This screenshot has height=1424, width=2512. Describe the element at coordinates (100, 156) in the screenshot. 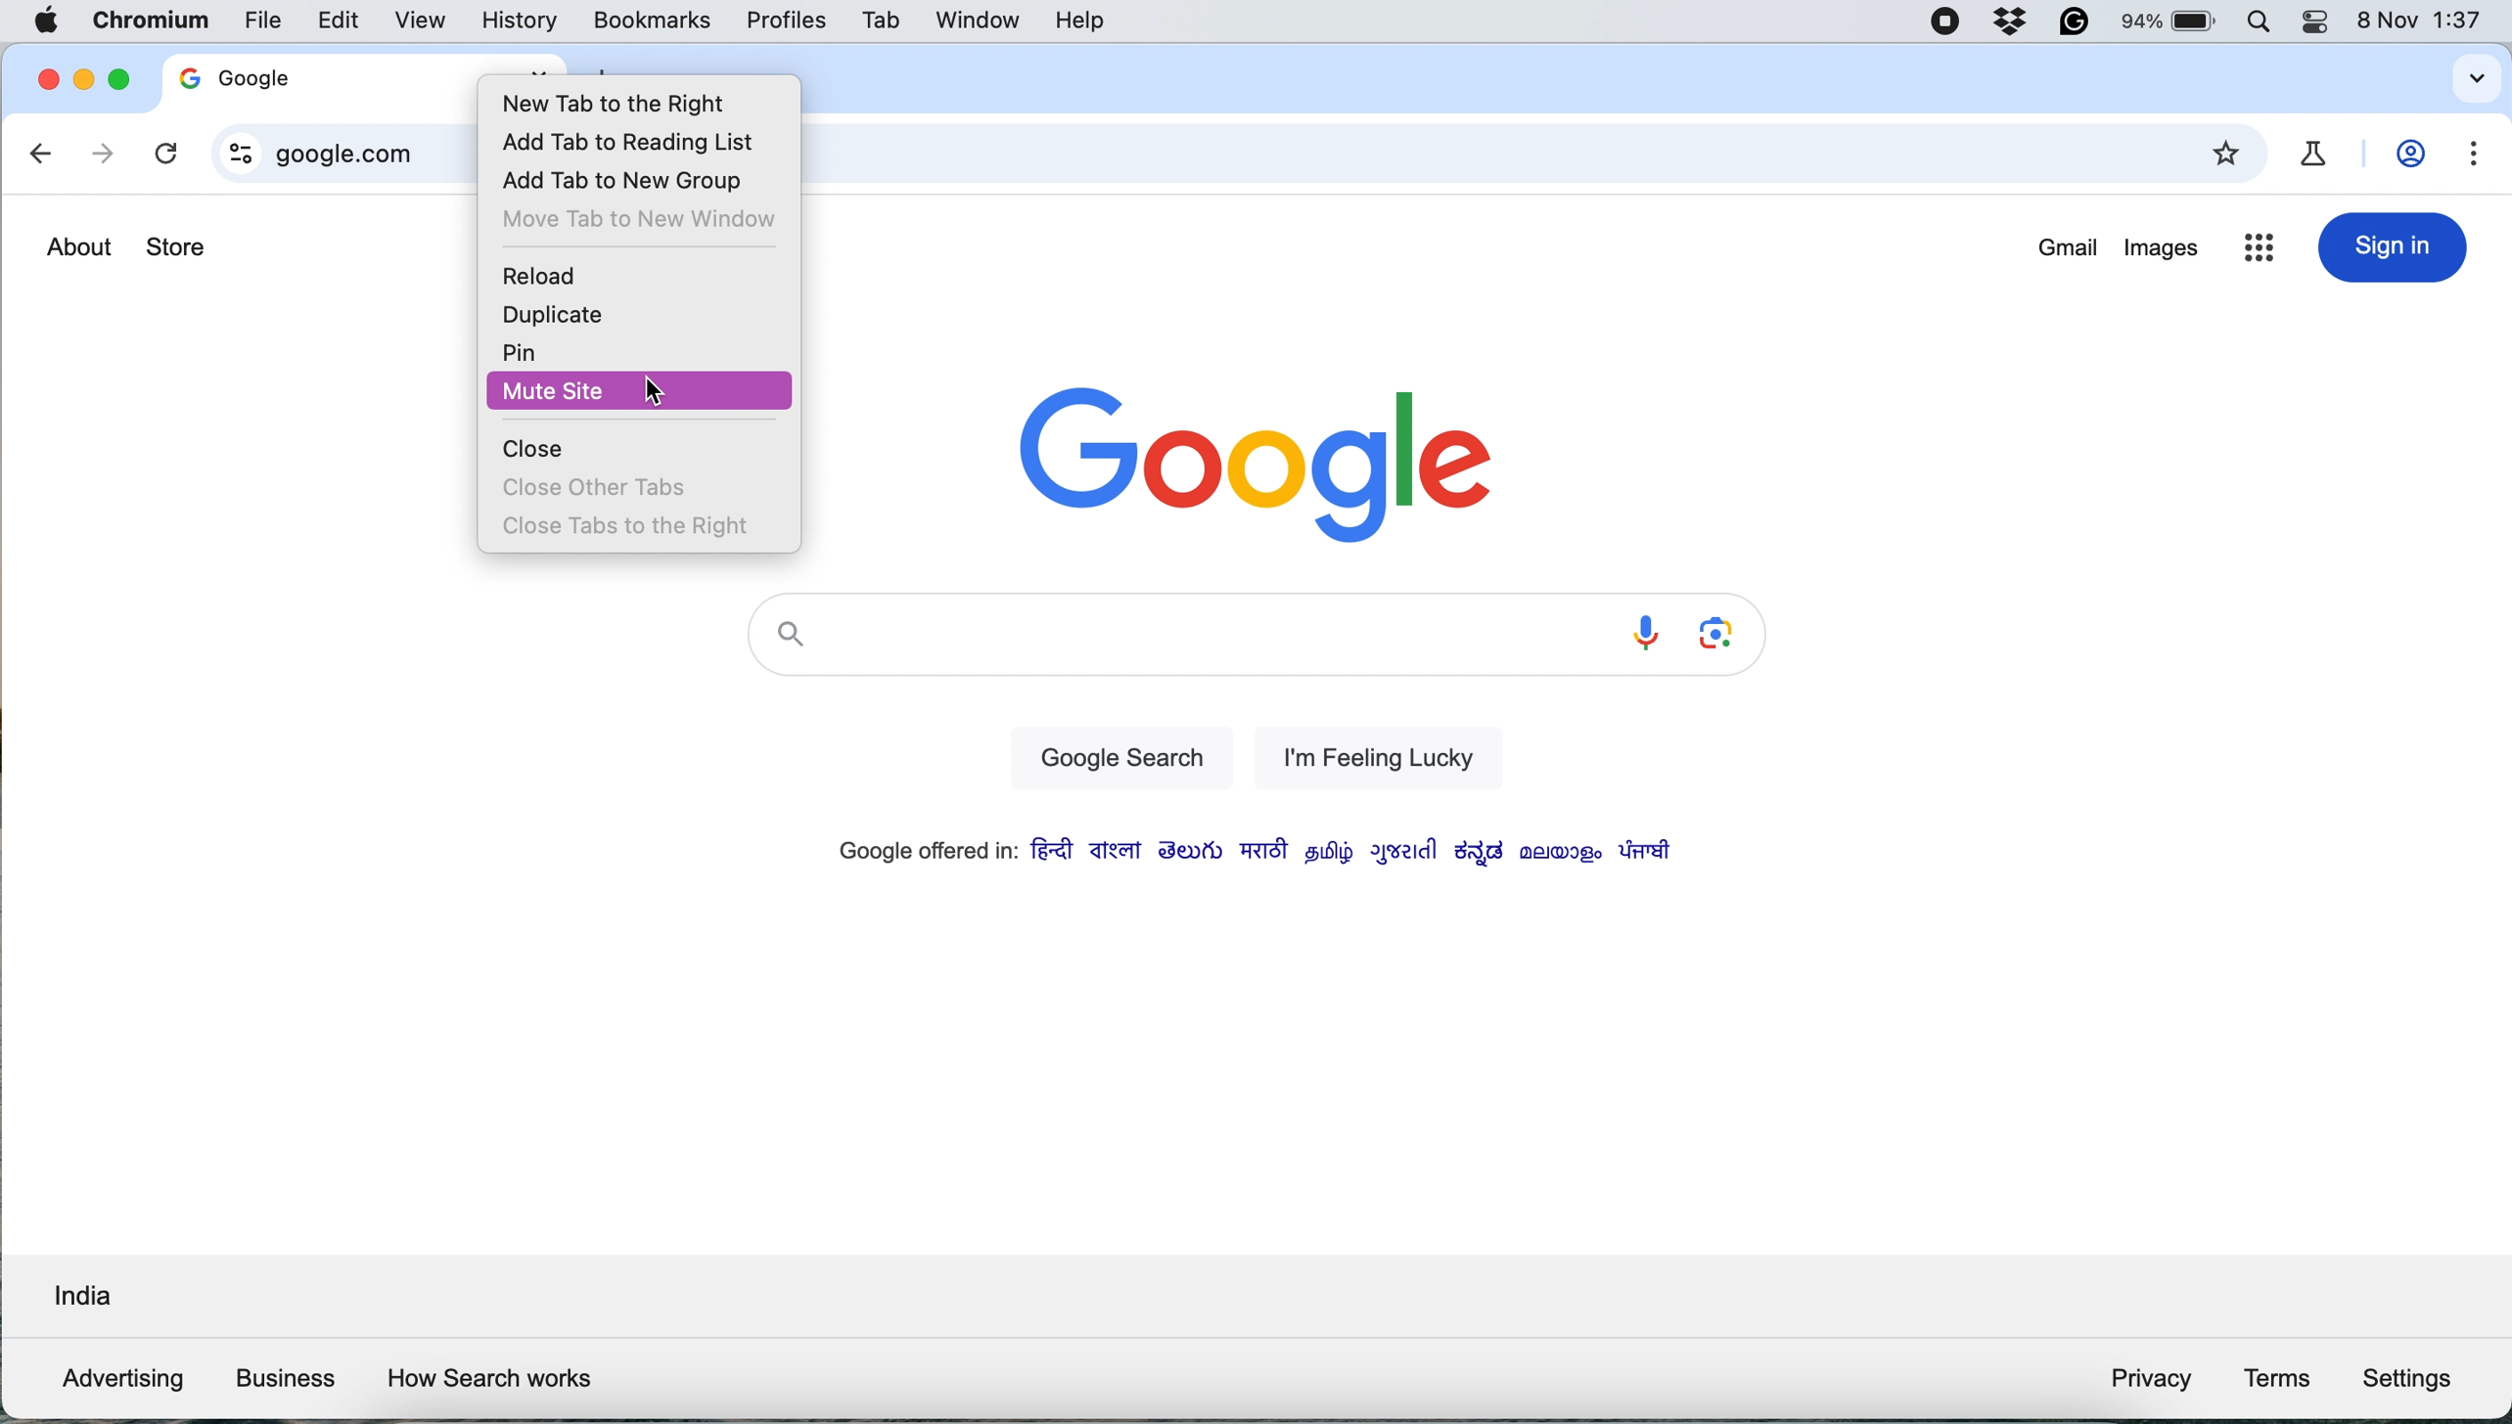

I see `go forward` at that location.